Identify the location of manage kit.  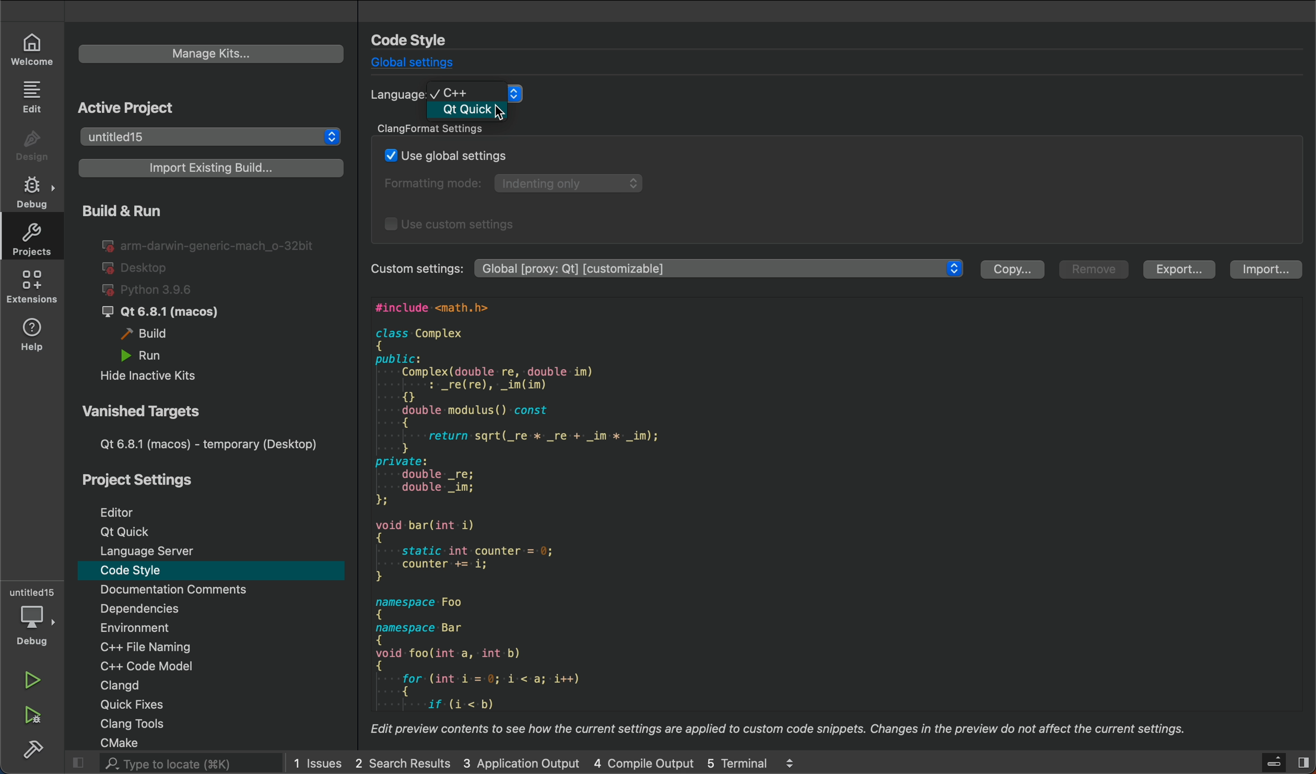
(211, 53).